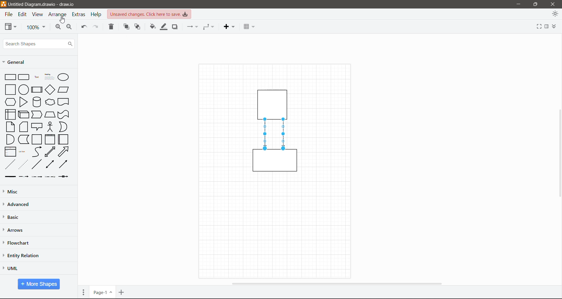  I want to click on Insert, so click(229, 27).